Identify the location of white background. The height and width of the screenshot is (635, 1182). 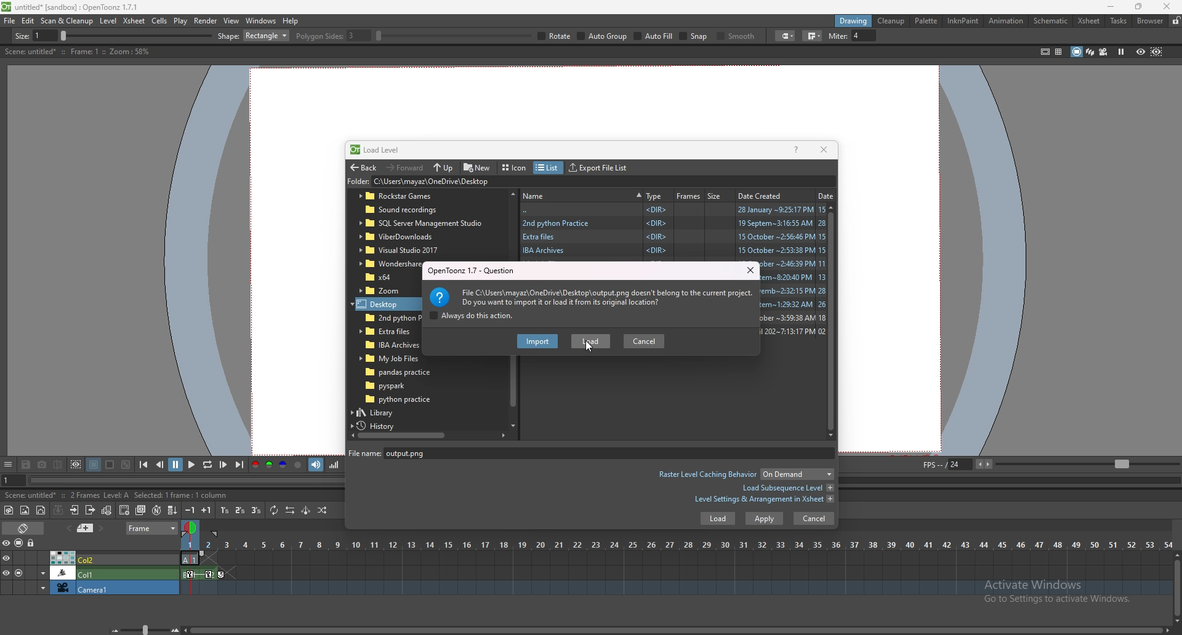
(109, 465).